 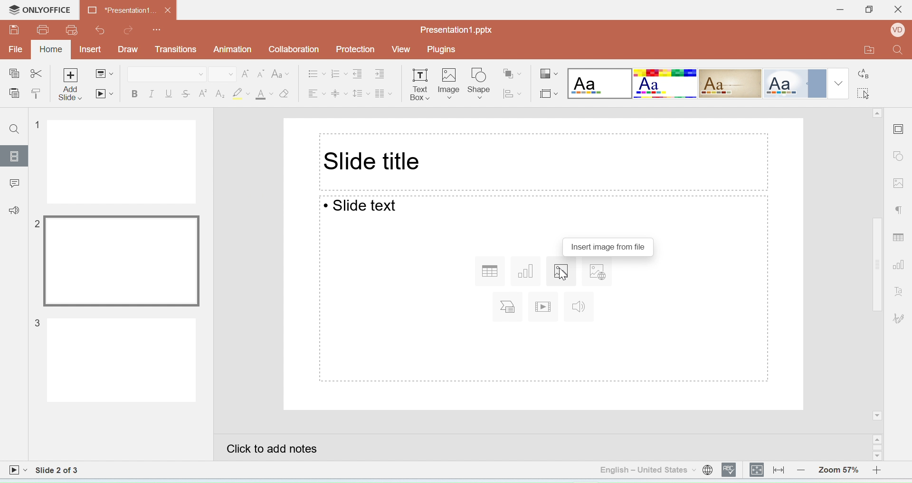 I want to click on Number spacing, so click(x=340, y=73).